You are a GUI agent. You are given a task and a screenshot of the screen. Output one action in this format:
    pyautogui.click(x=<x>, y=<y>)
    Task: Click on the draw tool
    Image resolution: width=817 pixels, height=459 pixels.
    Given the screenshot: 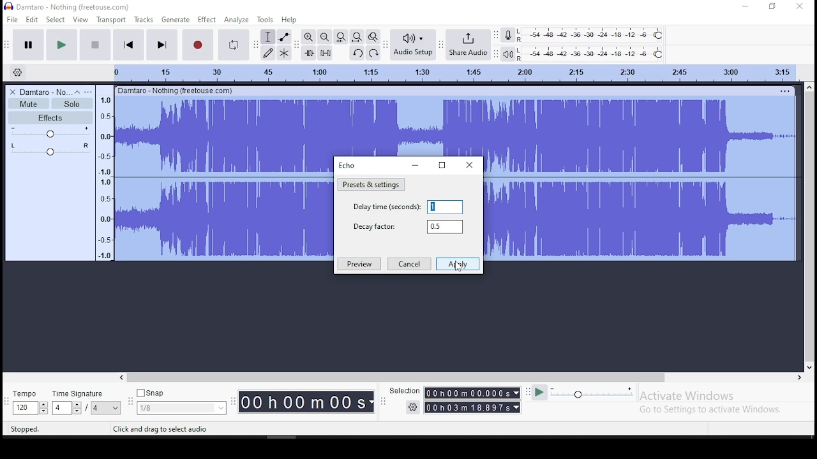 What is the action you would take?
    pyautogui.click(x=268, y=53)
    